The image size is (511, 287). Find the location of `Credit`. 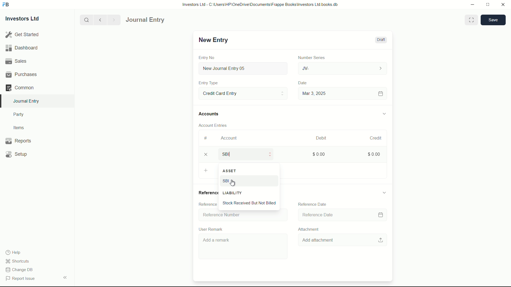

Credit is located at coordinates (373, 138).